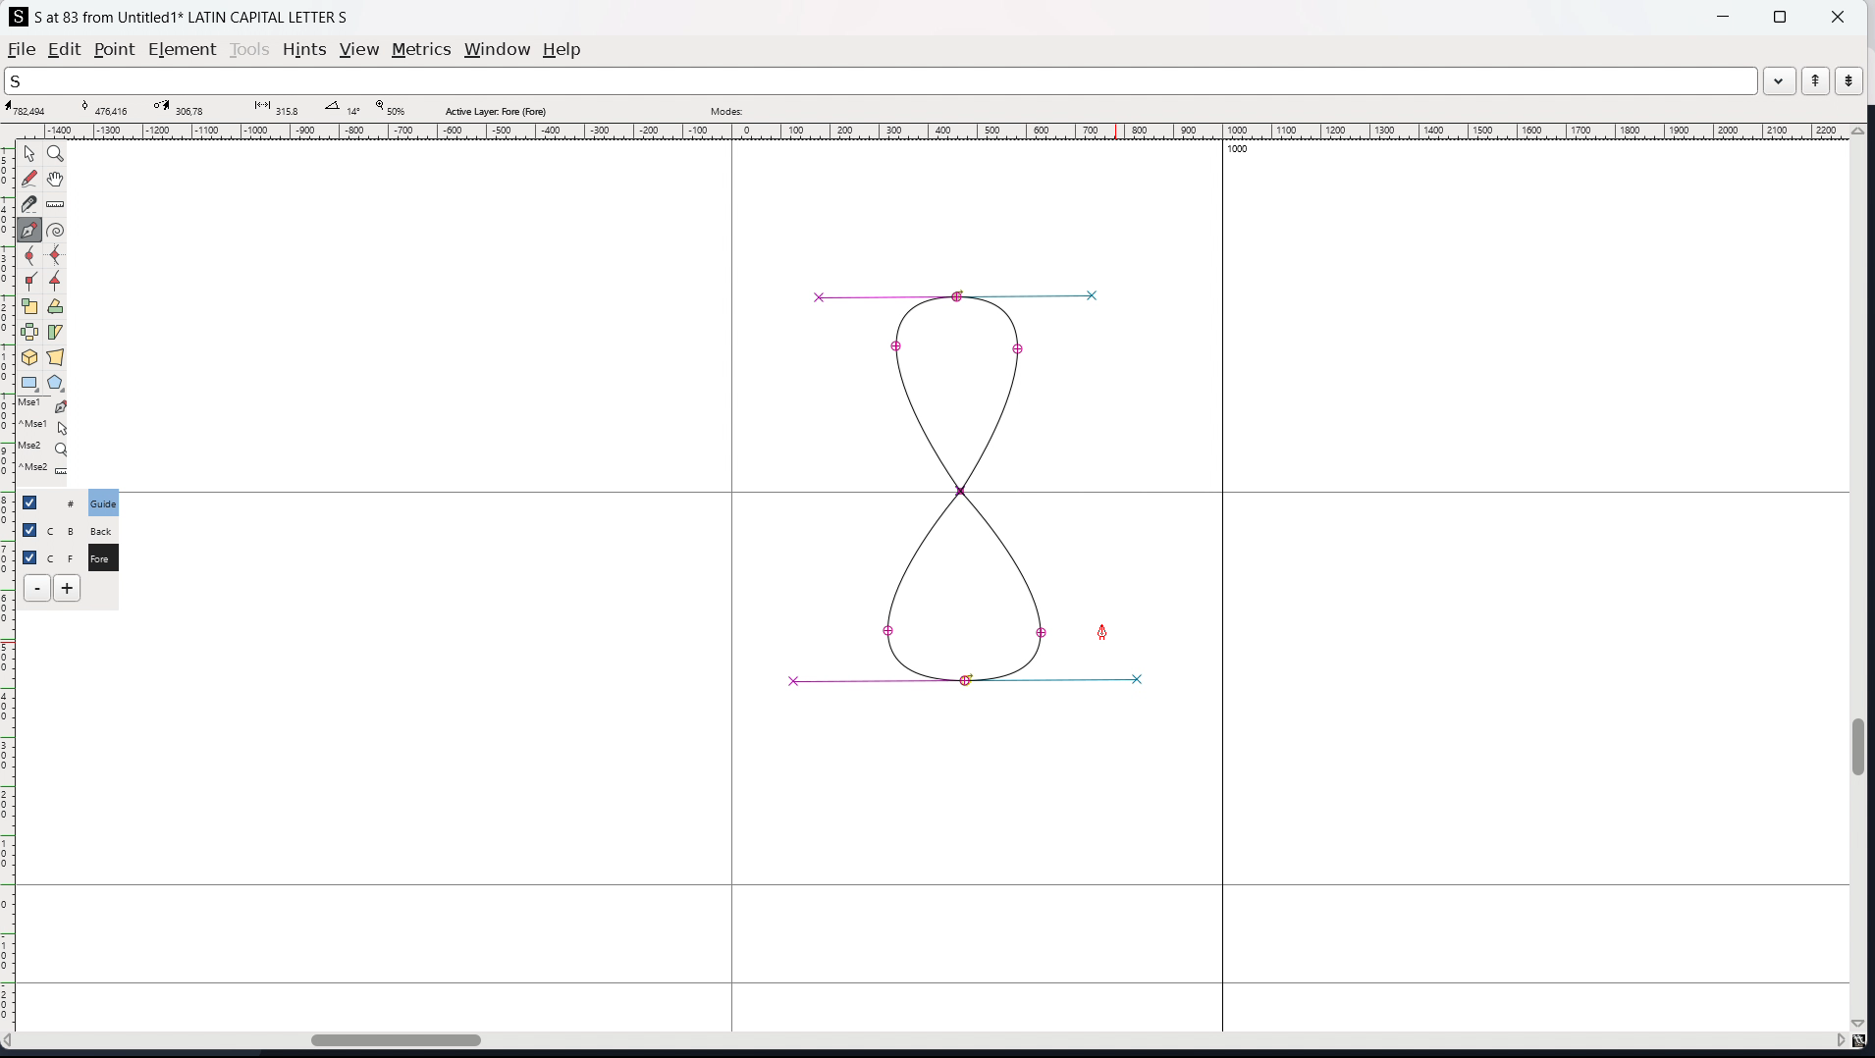  Describe the element at coordinates (29, 204) in the screenshot. I see `cut splines in two` at that location.